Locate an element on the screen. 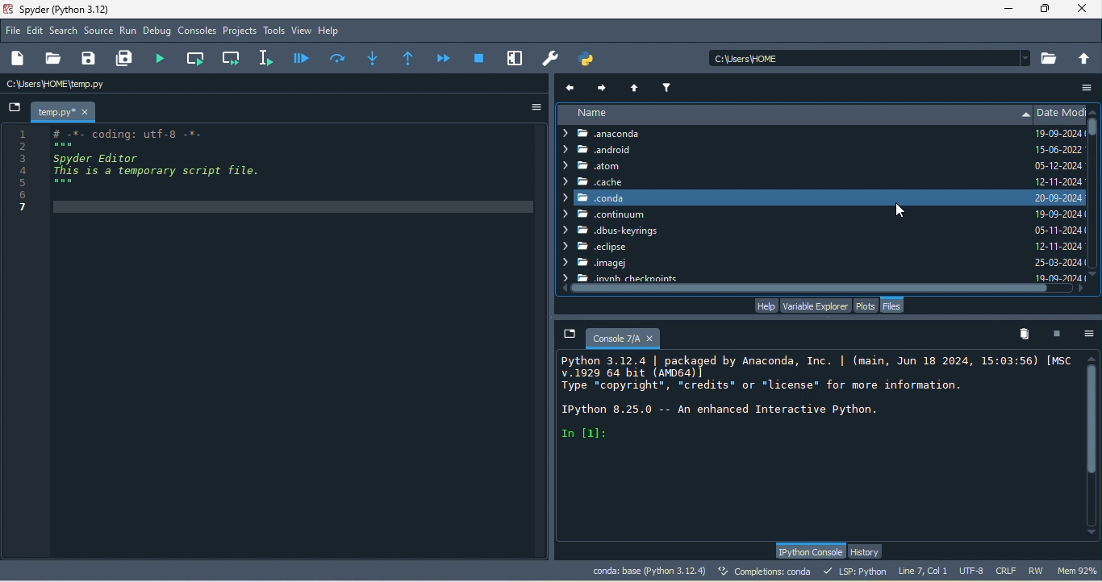 Image resolution: width=1102 pixels, height=582 pixels. dbus keyrings is located at coordinates (614, 231).